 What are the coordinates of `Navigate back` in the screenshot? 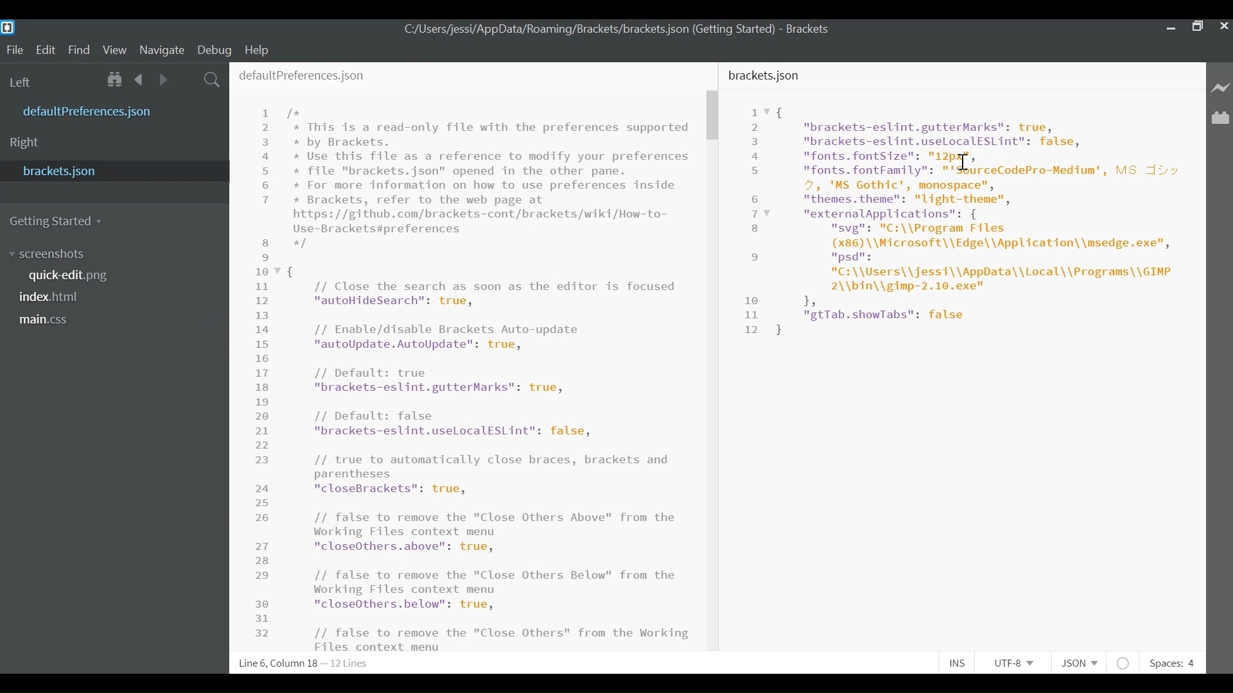 It's located at (140, 80).